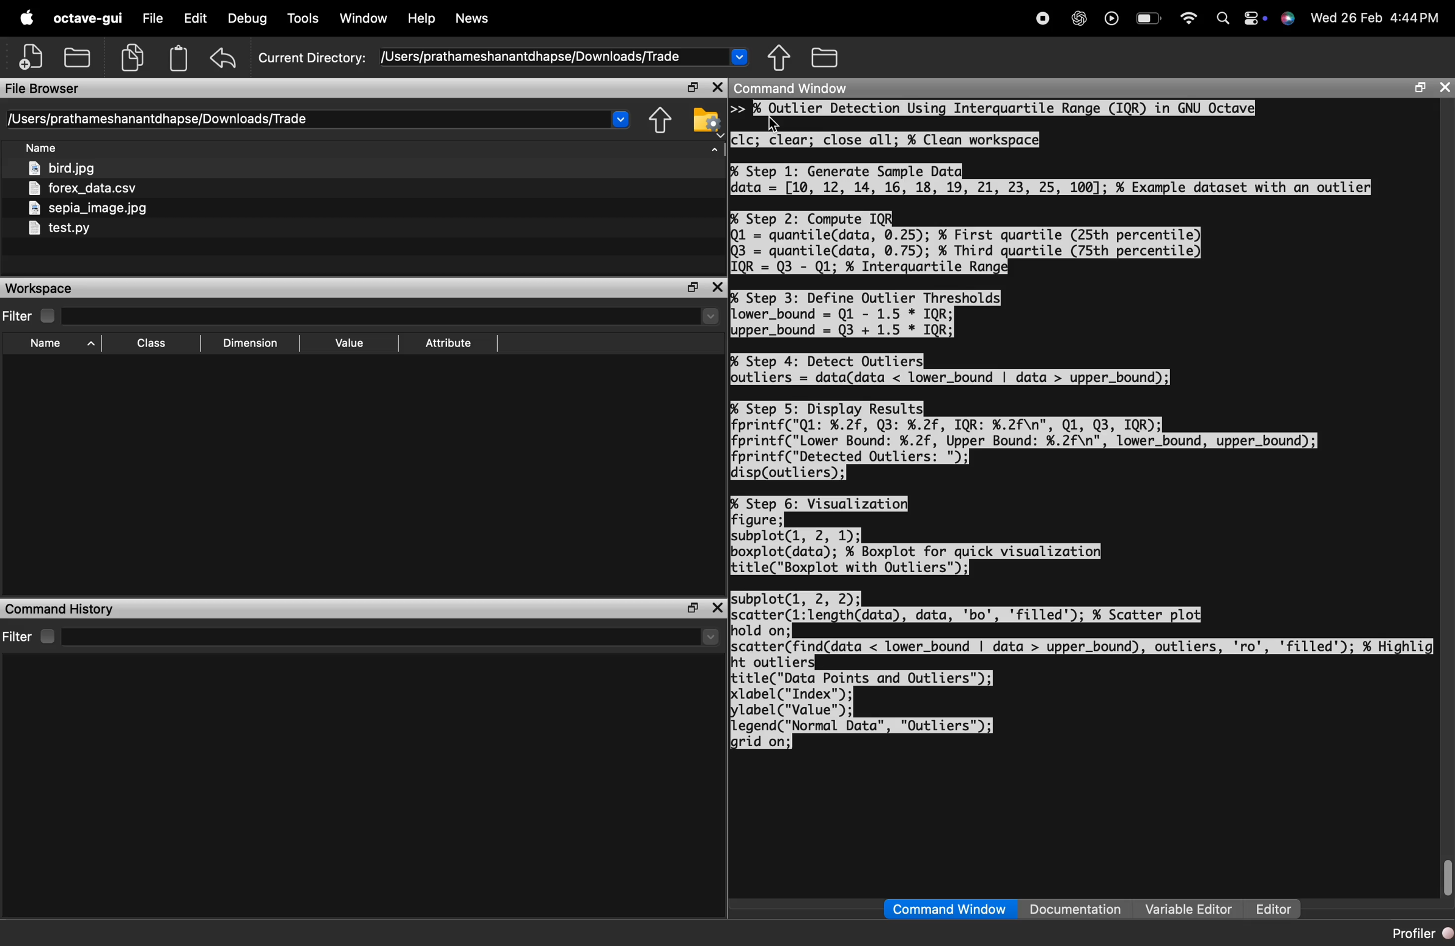  I want to click on action center, so click(1255, 20).